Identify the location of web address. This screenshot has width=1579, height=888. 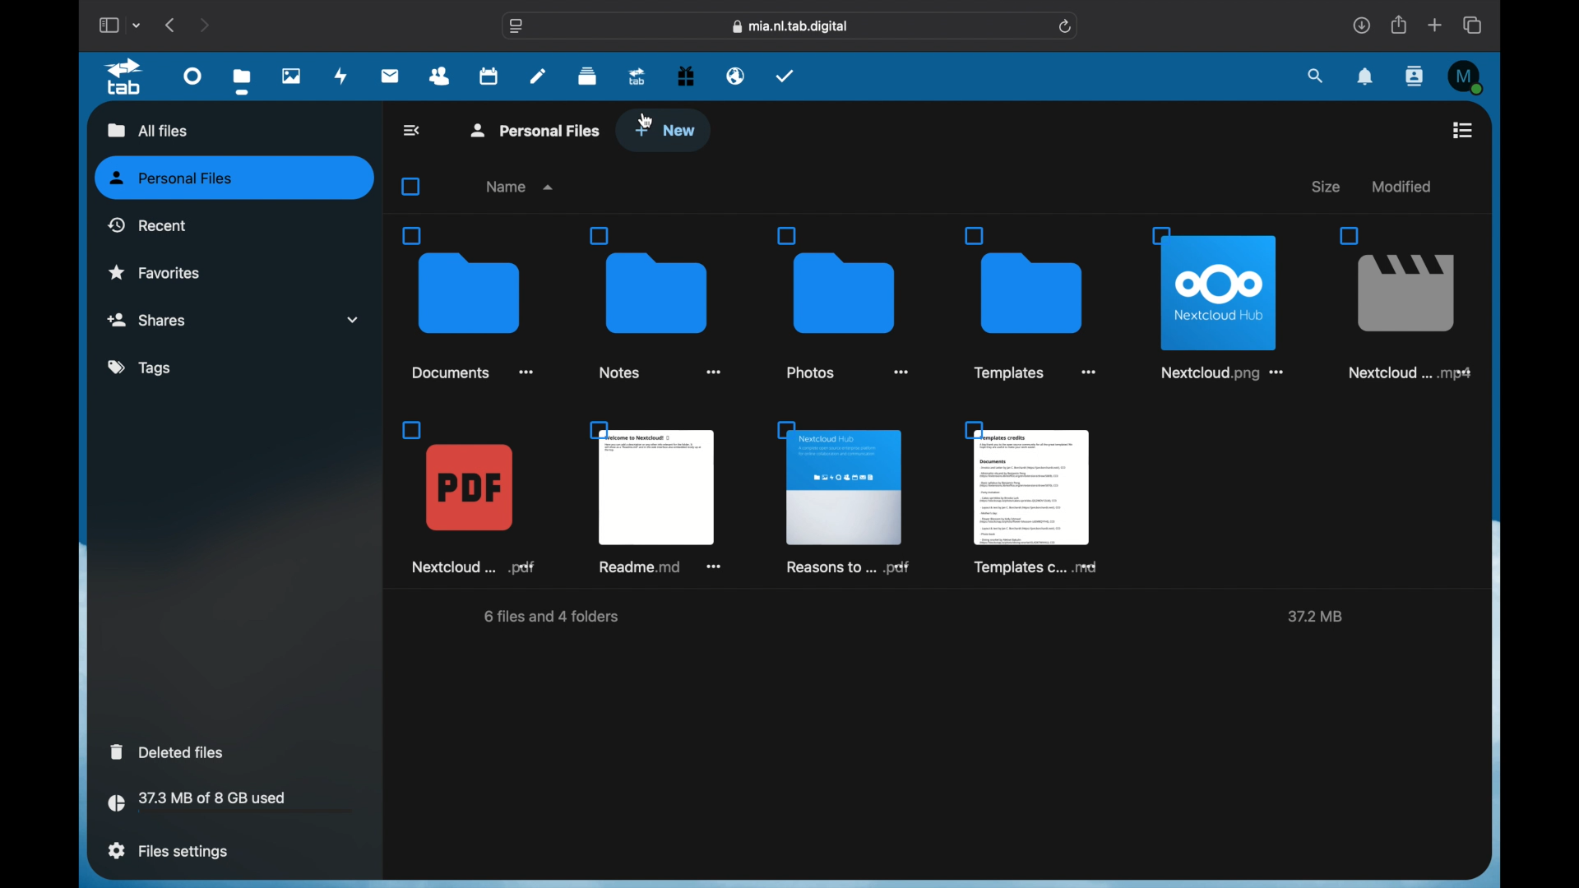
(791, 27).